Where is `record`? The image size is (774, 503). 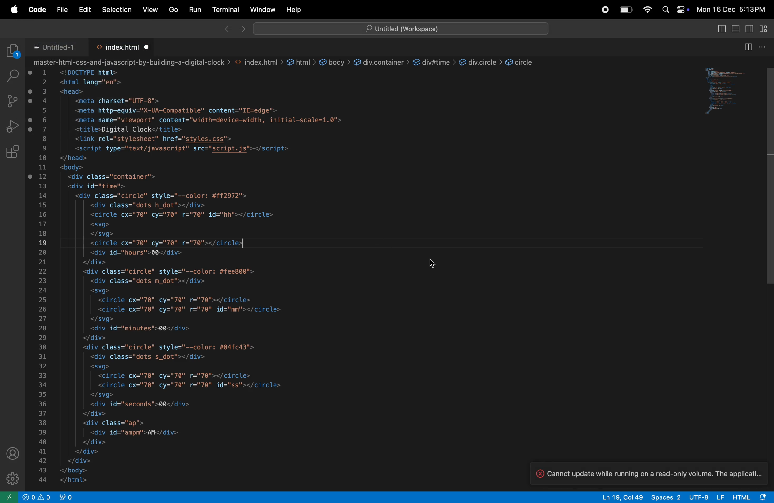
record is located at coordinates (606, 8).